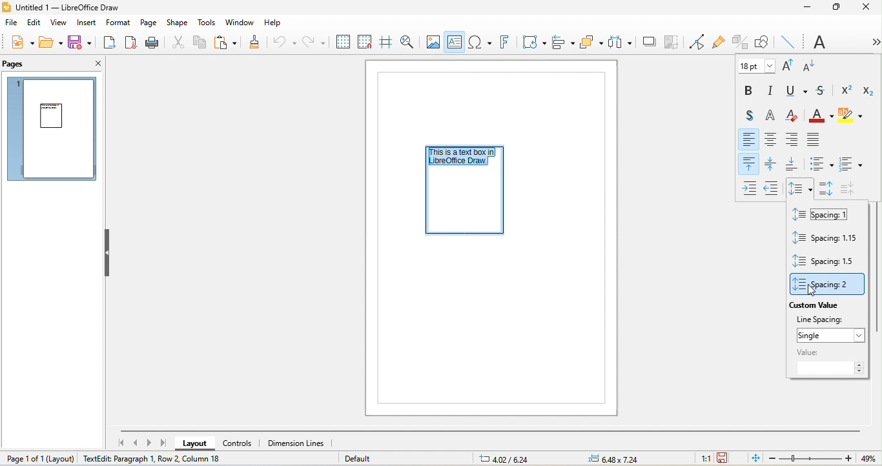  Describe the element at coordinates (591, 42) in the screenshot. I see `arrange` at that location.